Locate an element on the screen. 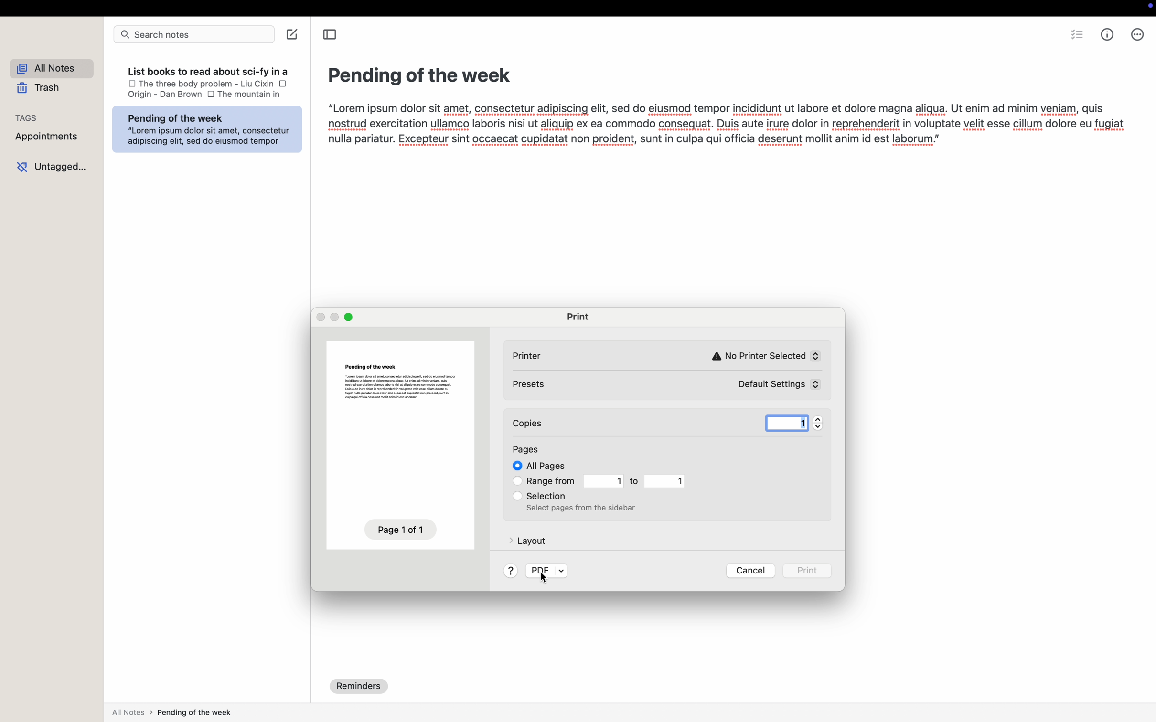 This screenshot has height=722, width=1156. checkbox is located at coordinates (211, 95).